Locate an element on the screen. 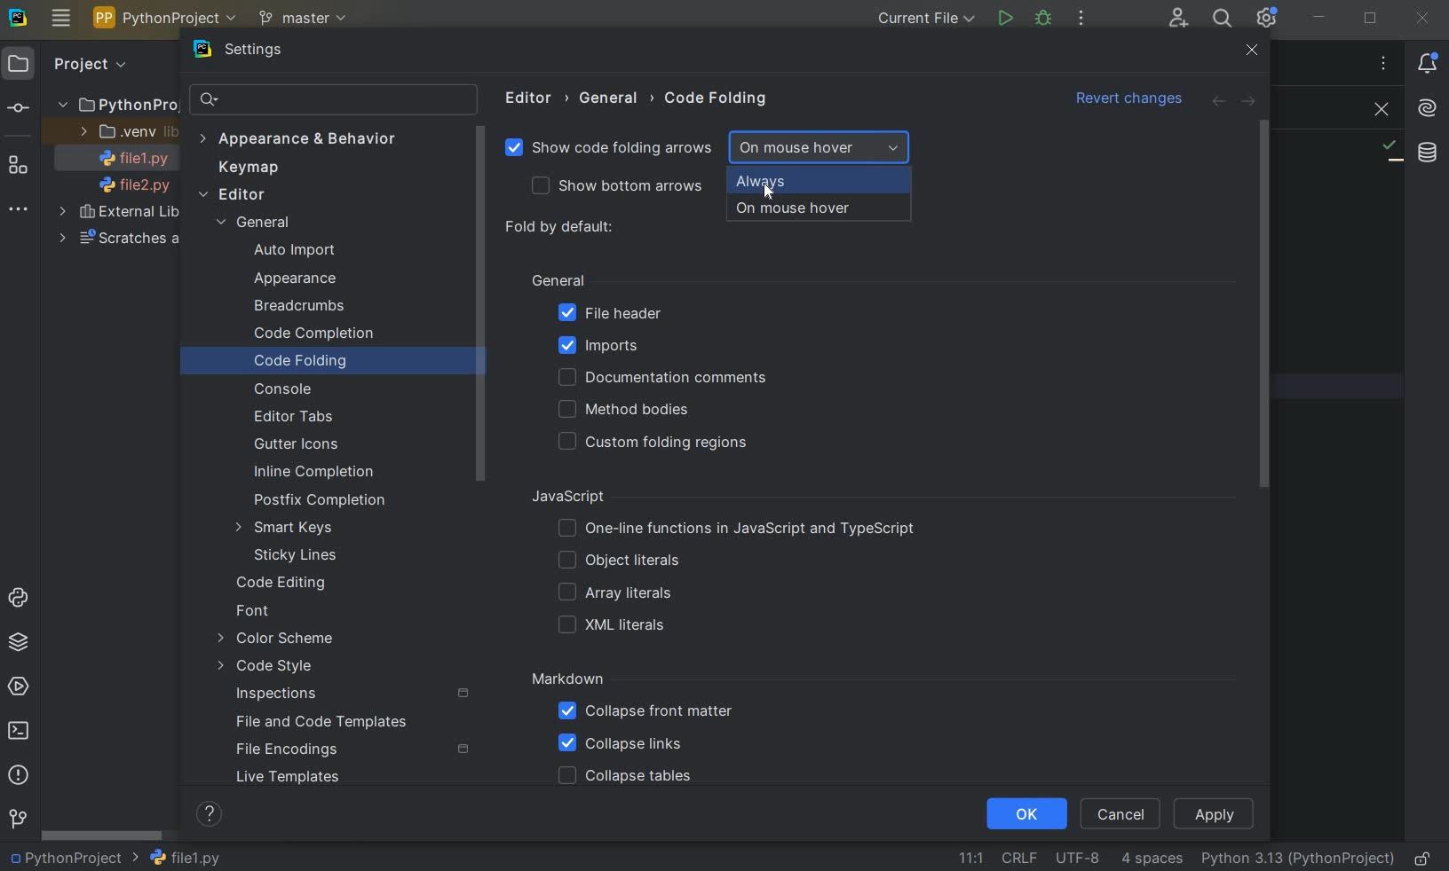  MASTER is located at coordinates (305, 20).